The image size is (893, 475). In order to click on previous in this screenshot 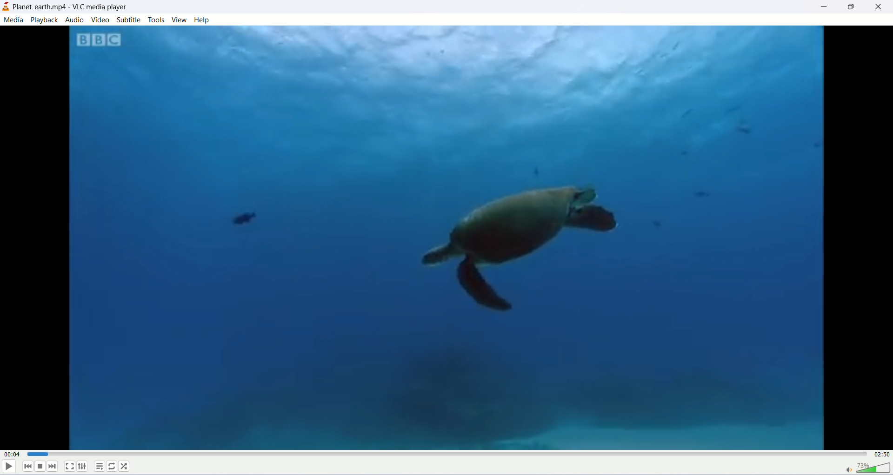, I will do `click(29, 468)`.